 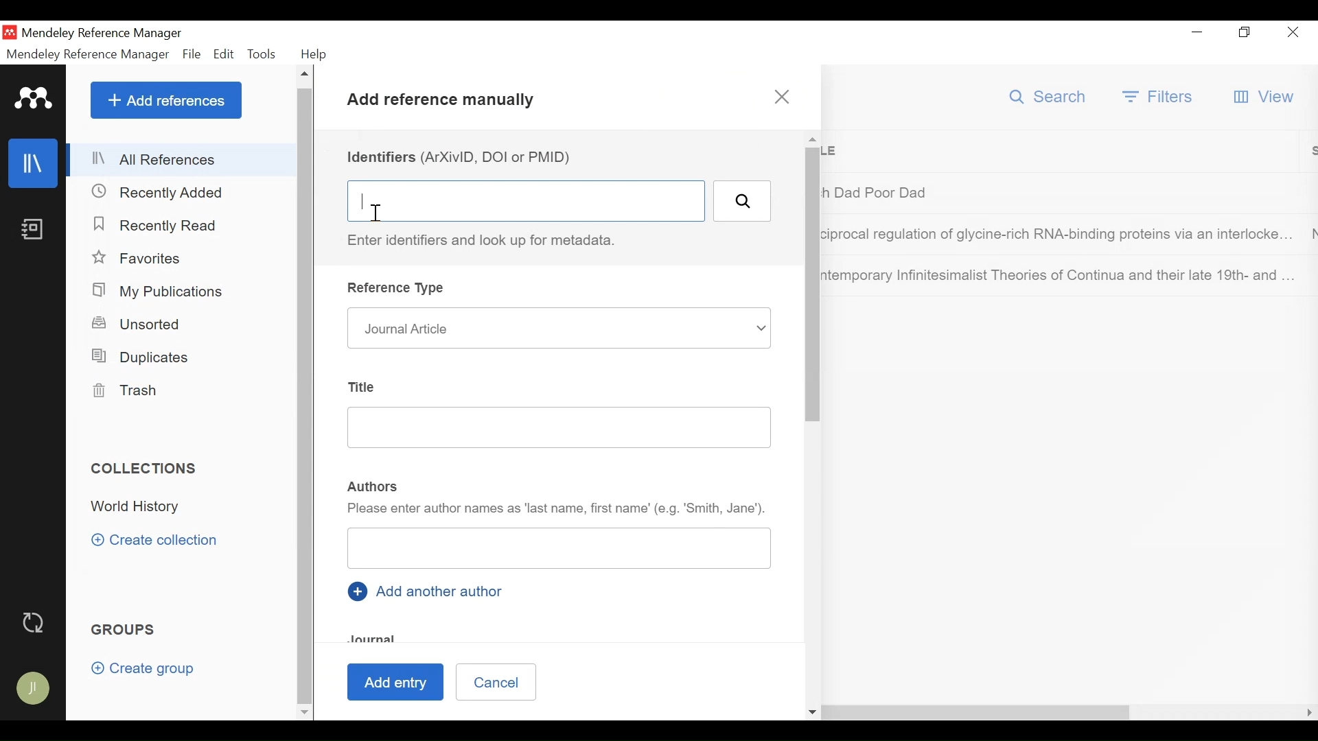 What do you see at coordinates (1065, 152) in the screenshot?
I see `Title` at bounding box center [1065, 152].